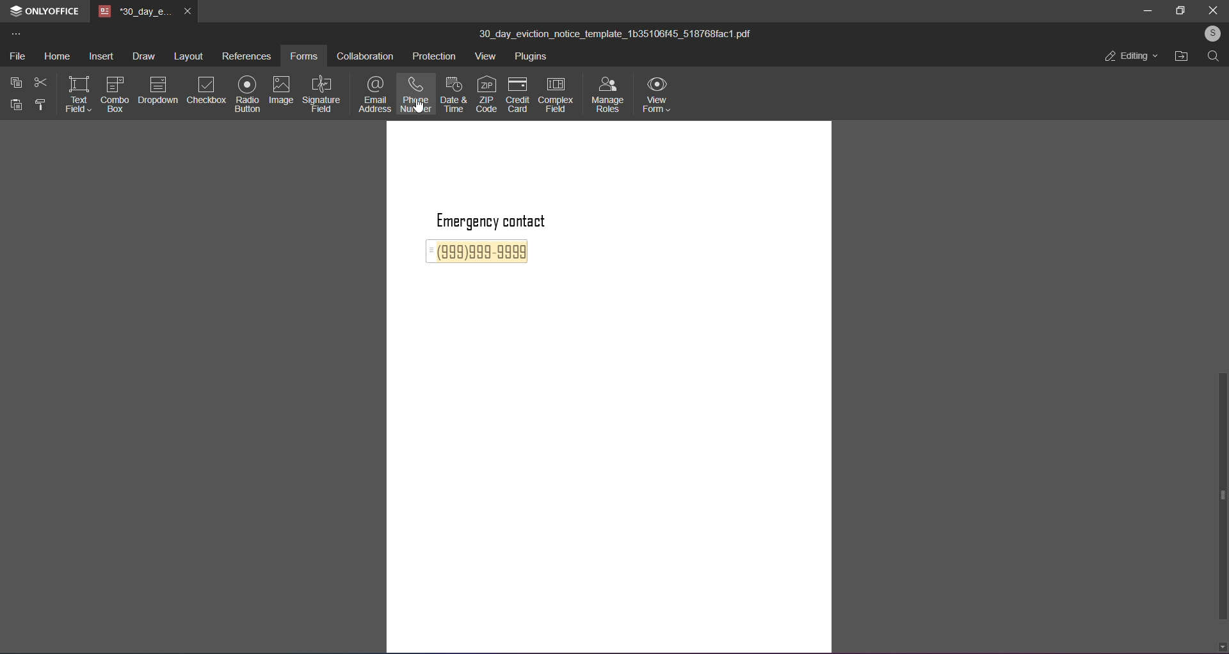 The height and width of the screenshot is (654, 1229). I want to click on tab name, so click(134, 12).